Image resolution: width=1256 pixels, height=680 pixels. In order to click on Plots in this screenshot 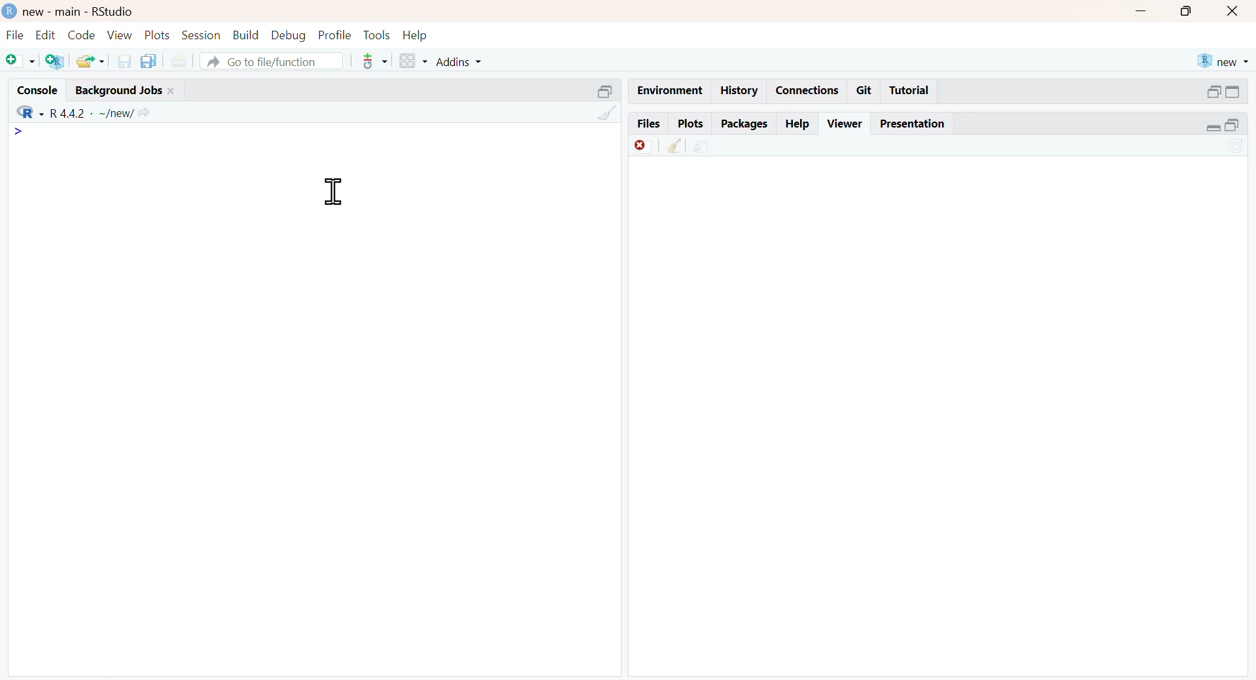, I will do `click(688, 122)`.